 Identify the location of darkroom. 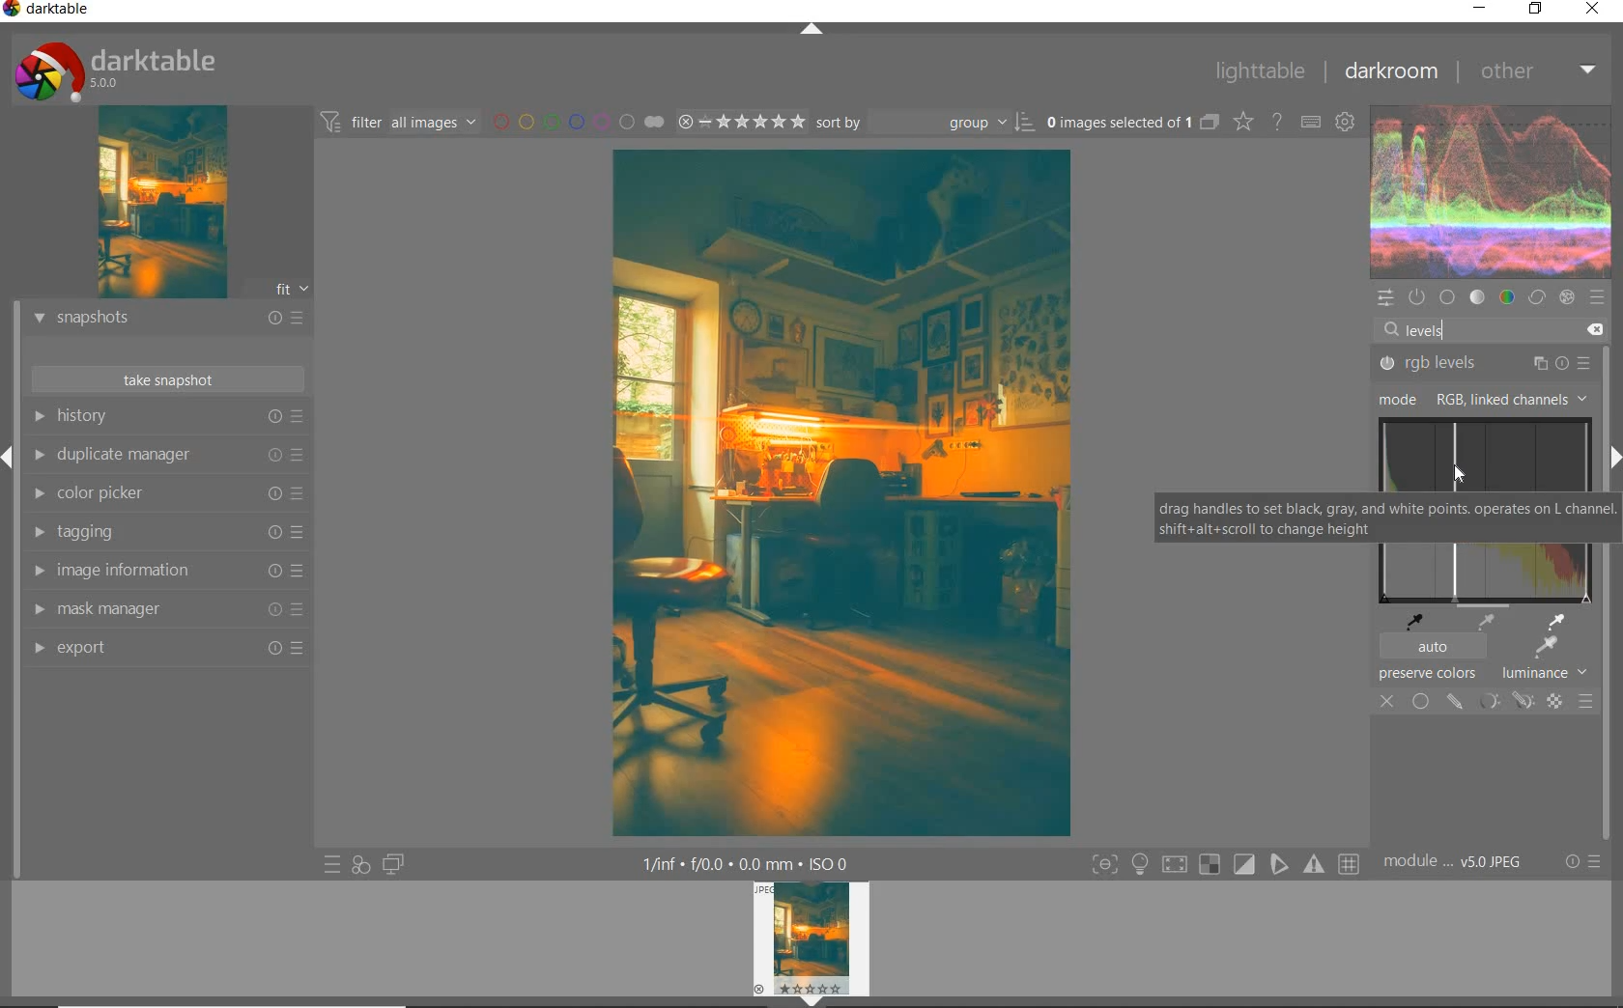
(1394, 72).